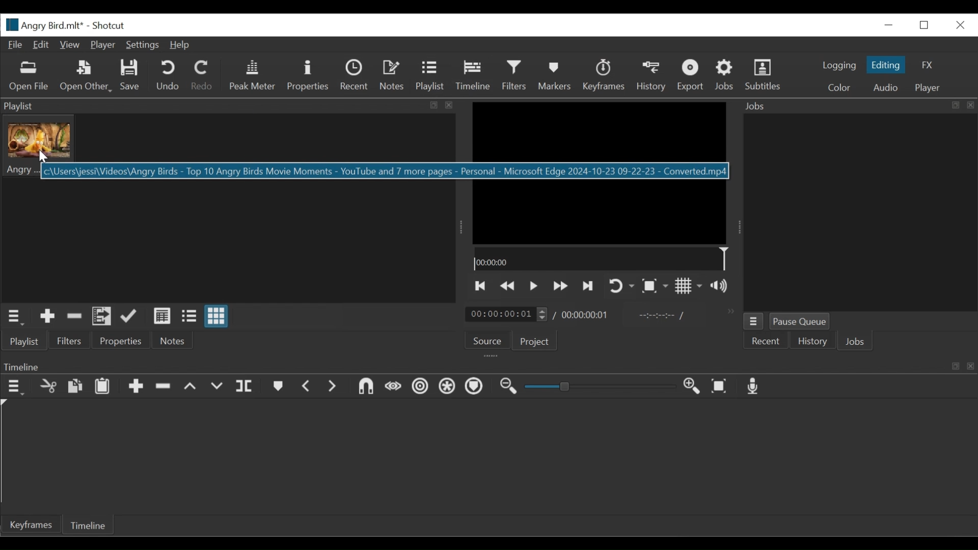 The image size is (978, 550). Describe the element at coordinates (14, 45) in the screenshot. I see `File` at that location.